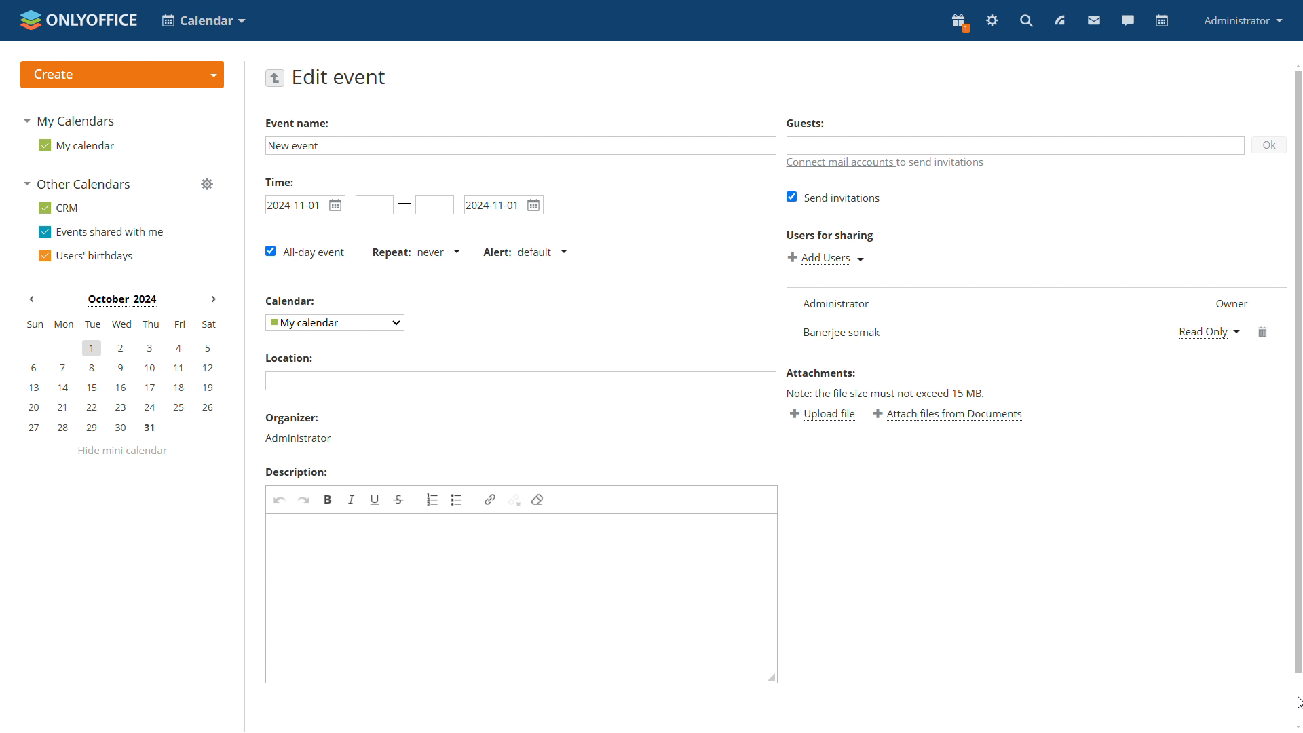  What do you see at coordinates (886, 394) in the screenshot?
I see `Note: the file size must not exceed 15 mb` at bounding box center [886, 394].